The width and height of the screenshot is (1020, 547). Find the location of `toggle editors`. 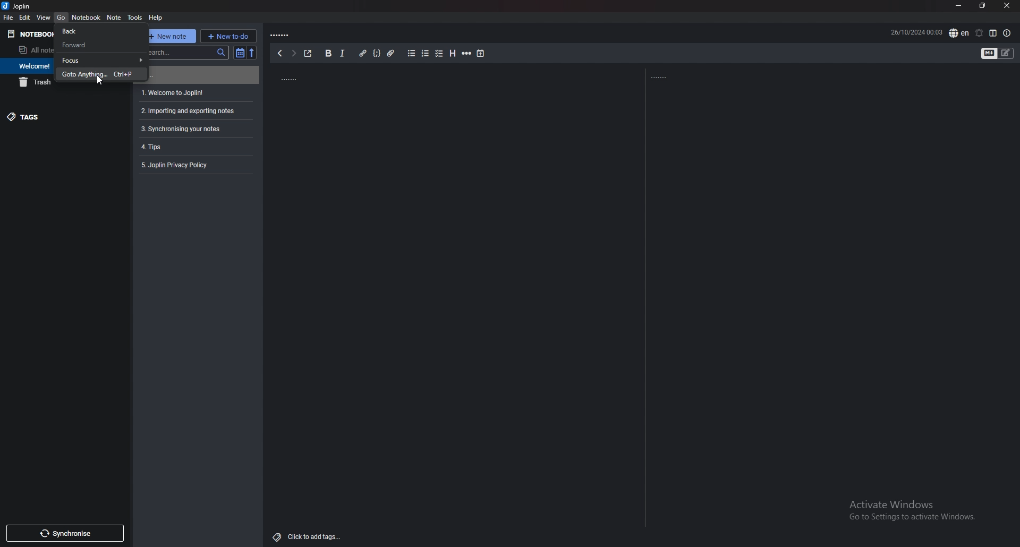

toggle editors is located at coordinates (990, 54).